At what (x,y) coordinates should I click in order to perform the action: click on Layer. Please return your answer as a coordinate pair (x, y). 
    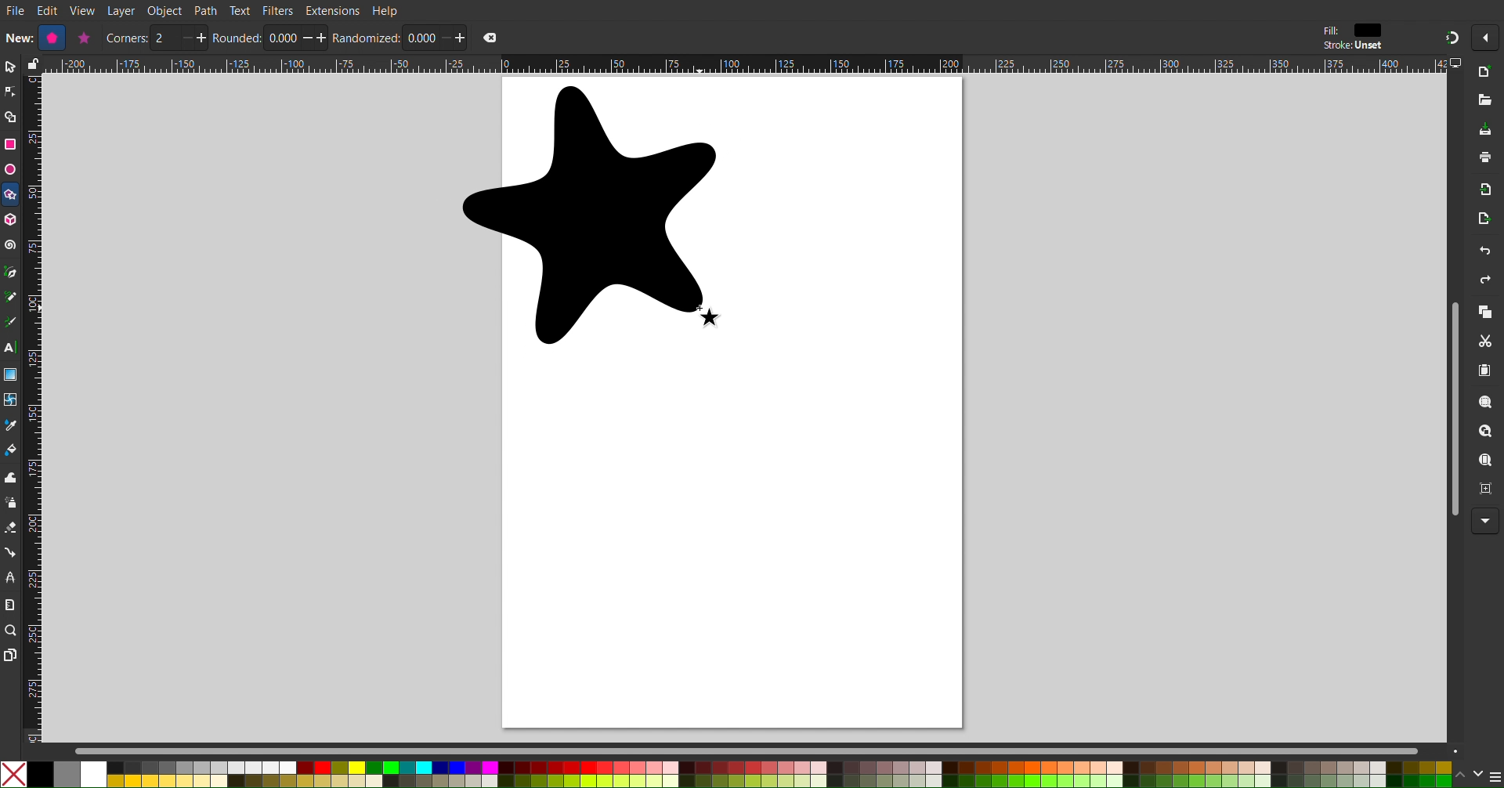
    Looking at the image, I should click on (121, 11).